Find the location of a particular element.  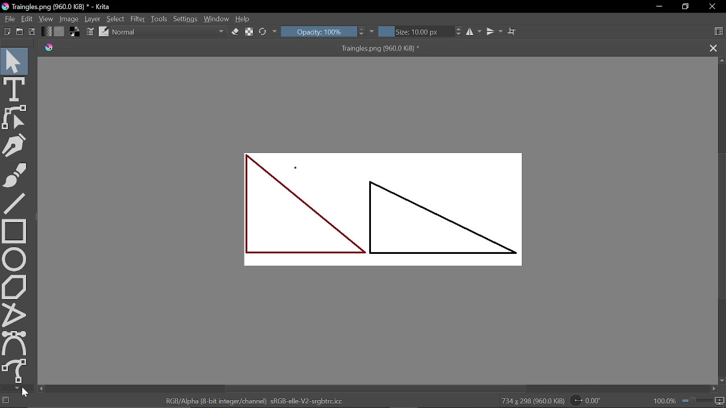

Move right is located at coordinates (714, 388).